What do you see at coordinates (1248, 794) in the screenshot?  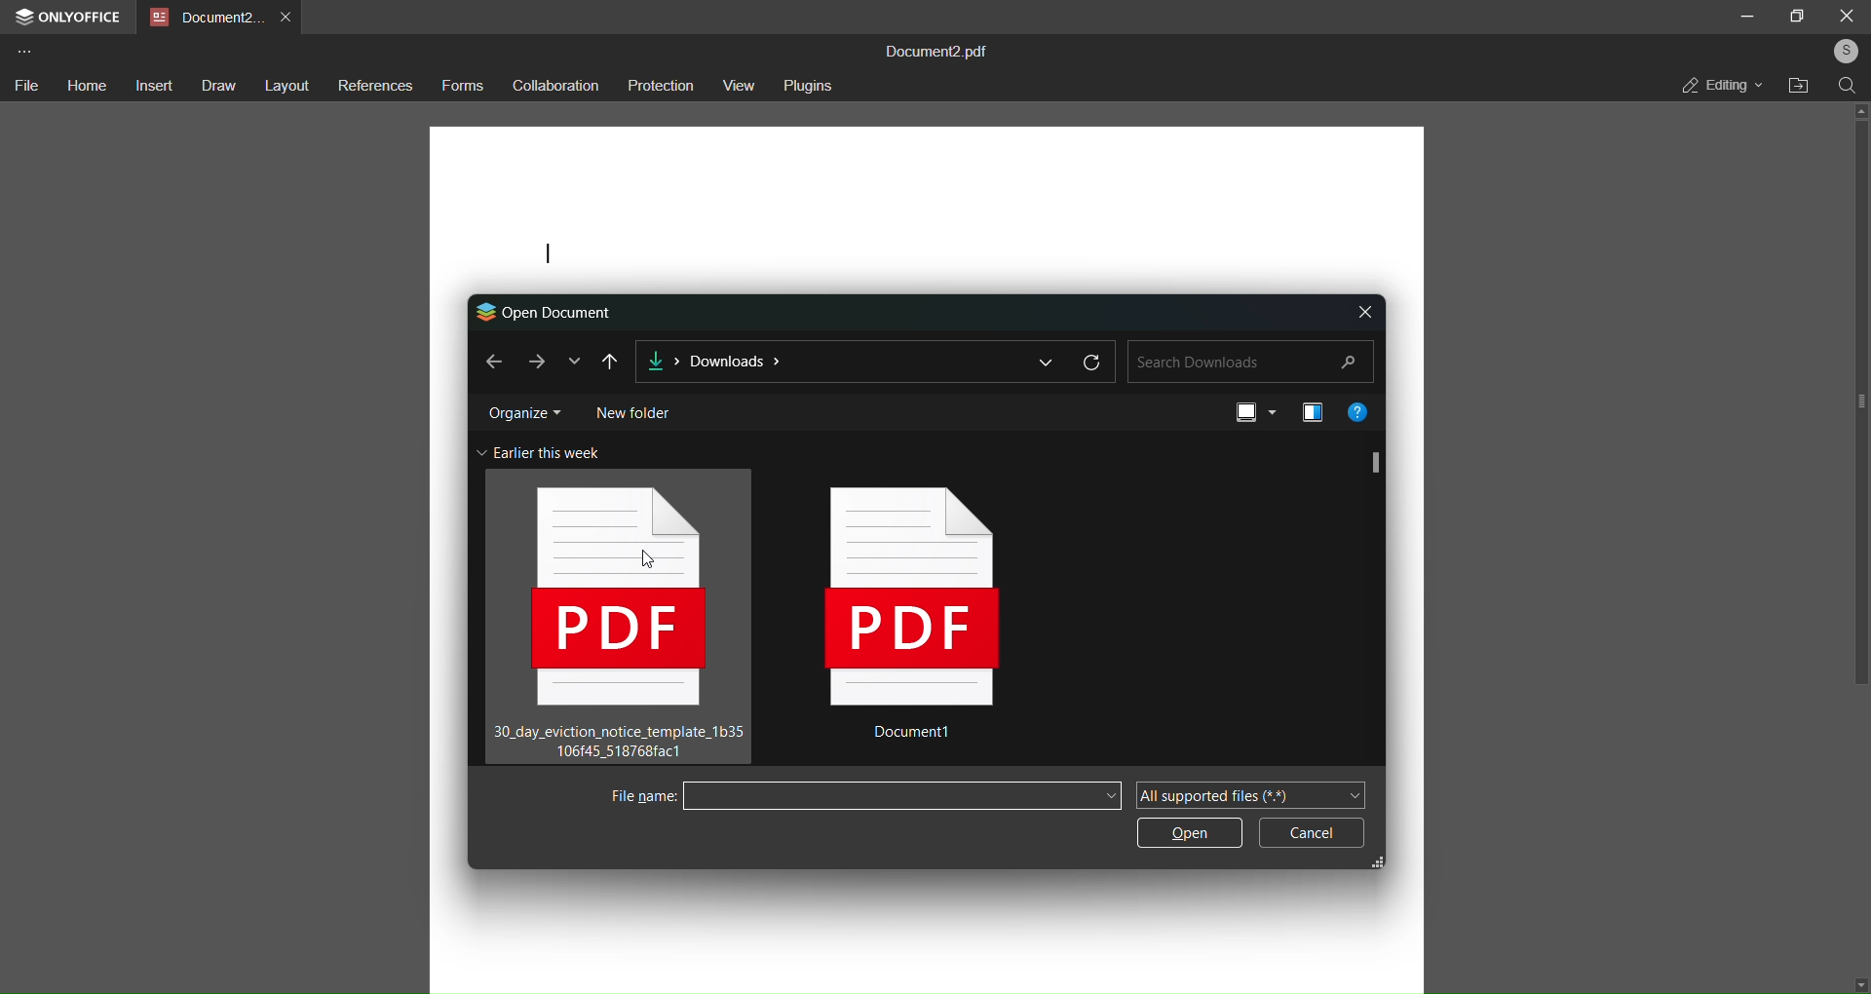 I see `file type` at bounding box center [1248, 794].